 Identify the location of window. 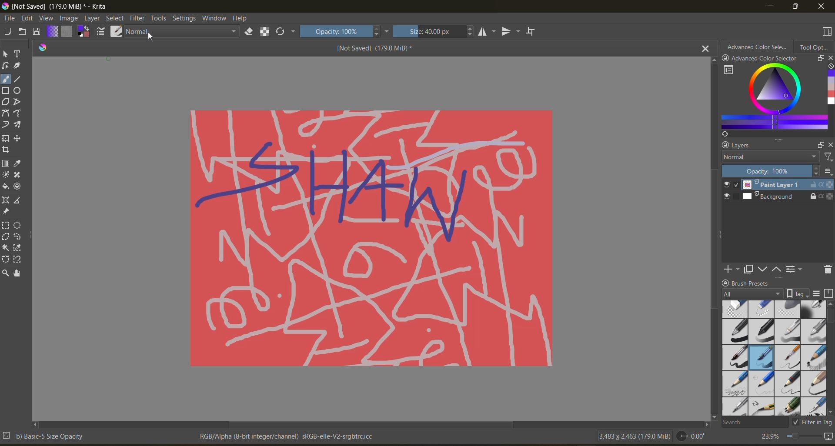
(214, 17).